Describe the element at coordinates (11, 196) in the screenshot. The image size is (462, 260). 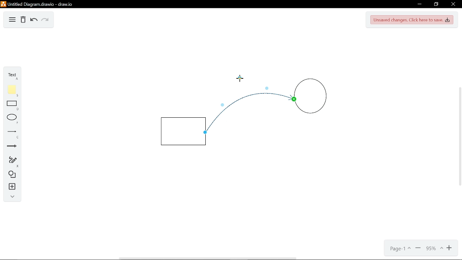
I see `Collapse` at that location.